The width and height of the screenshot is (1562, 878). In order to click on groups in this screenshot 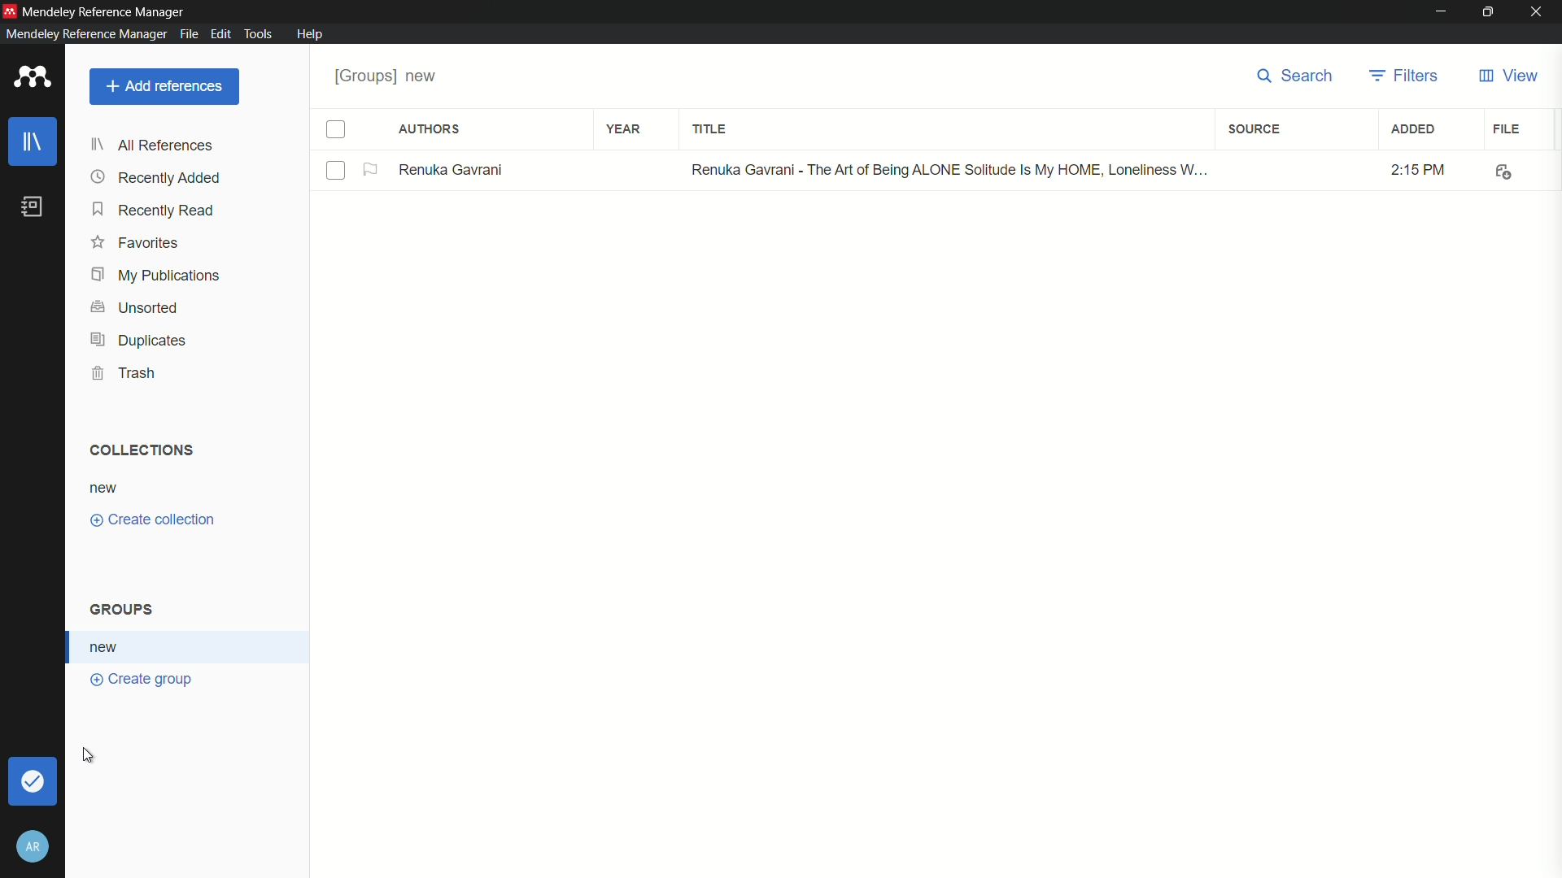, I will do `click(125, 606)`.